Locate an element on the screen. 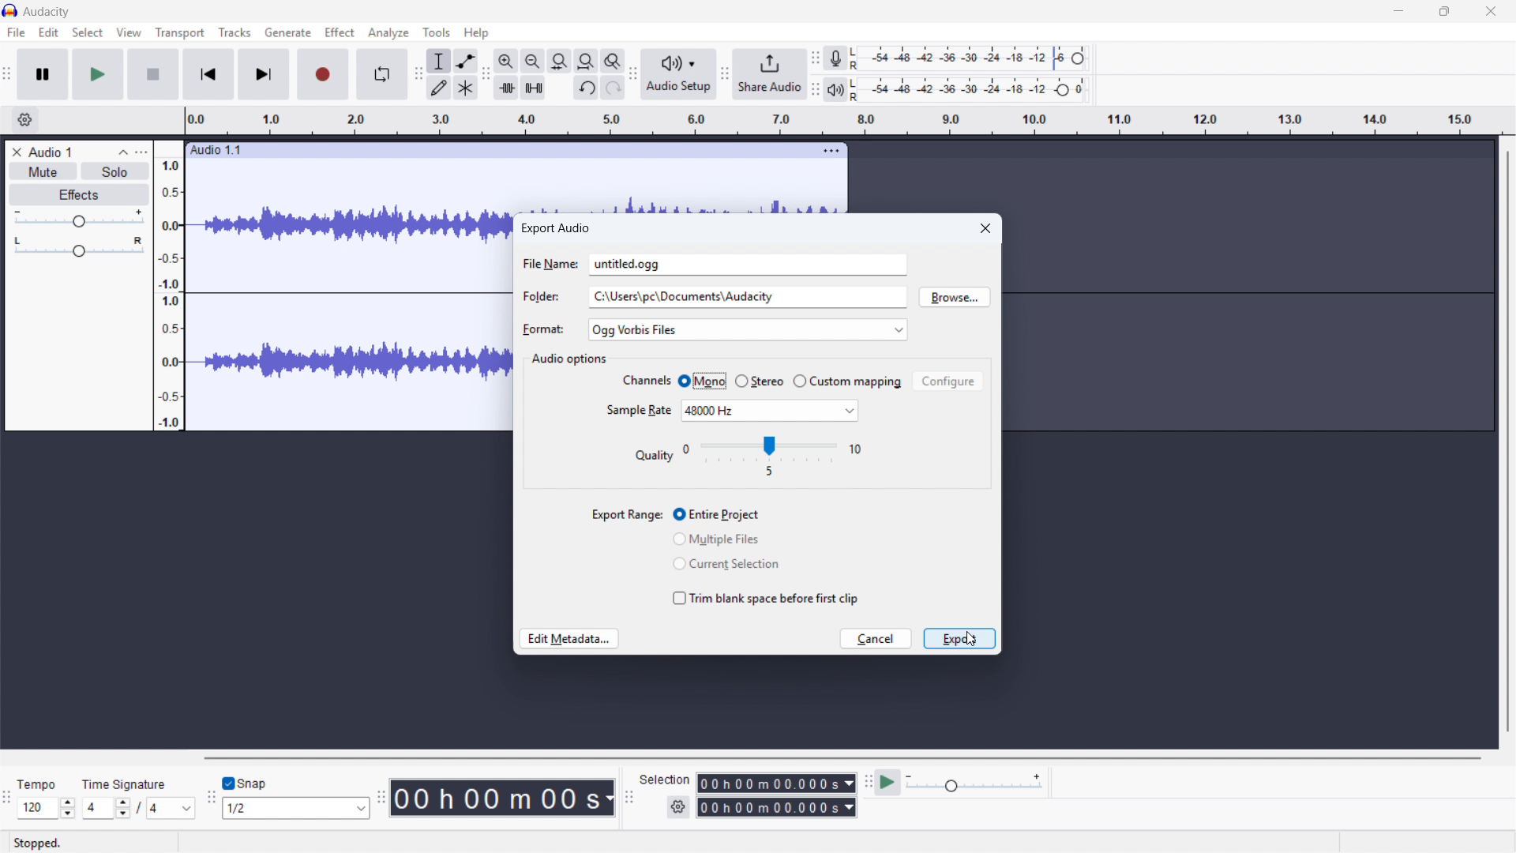 This screenshot has height=853, width=1516. Export  is located at coordinates (959, 639).